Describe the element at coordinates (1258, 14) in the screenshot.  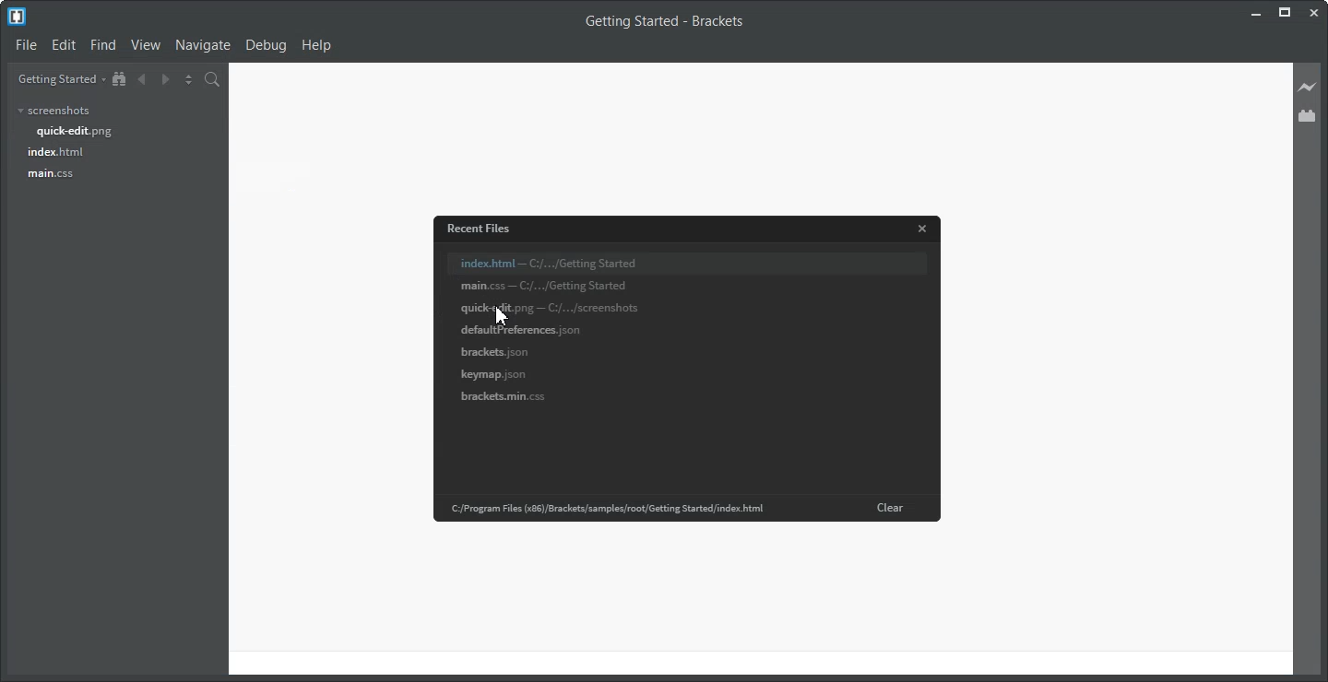
I see `Minimize` at that location.